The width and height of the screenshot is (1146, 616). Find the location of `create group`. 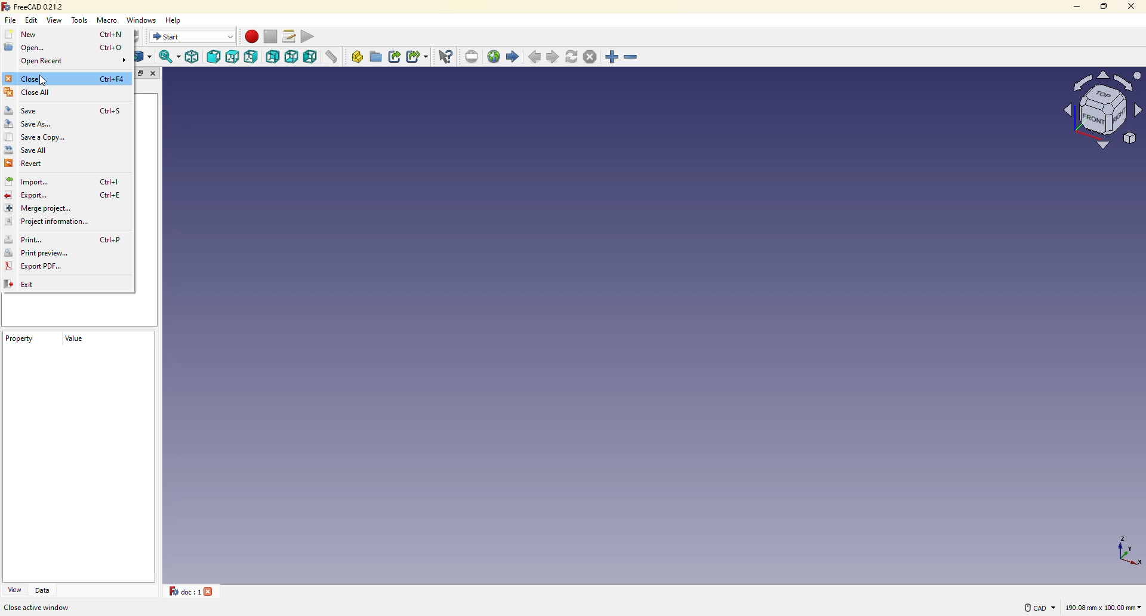

create group is located at coordinates (377, 56).